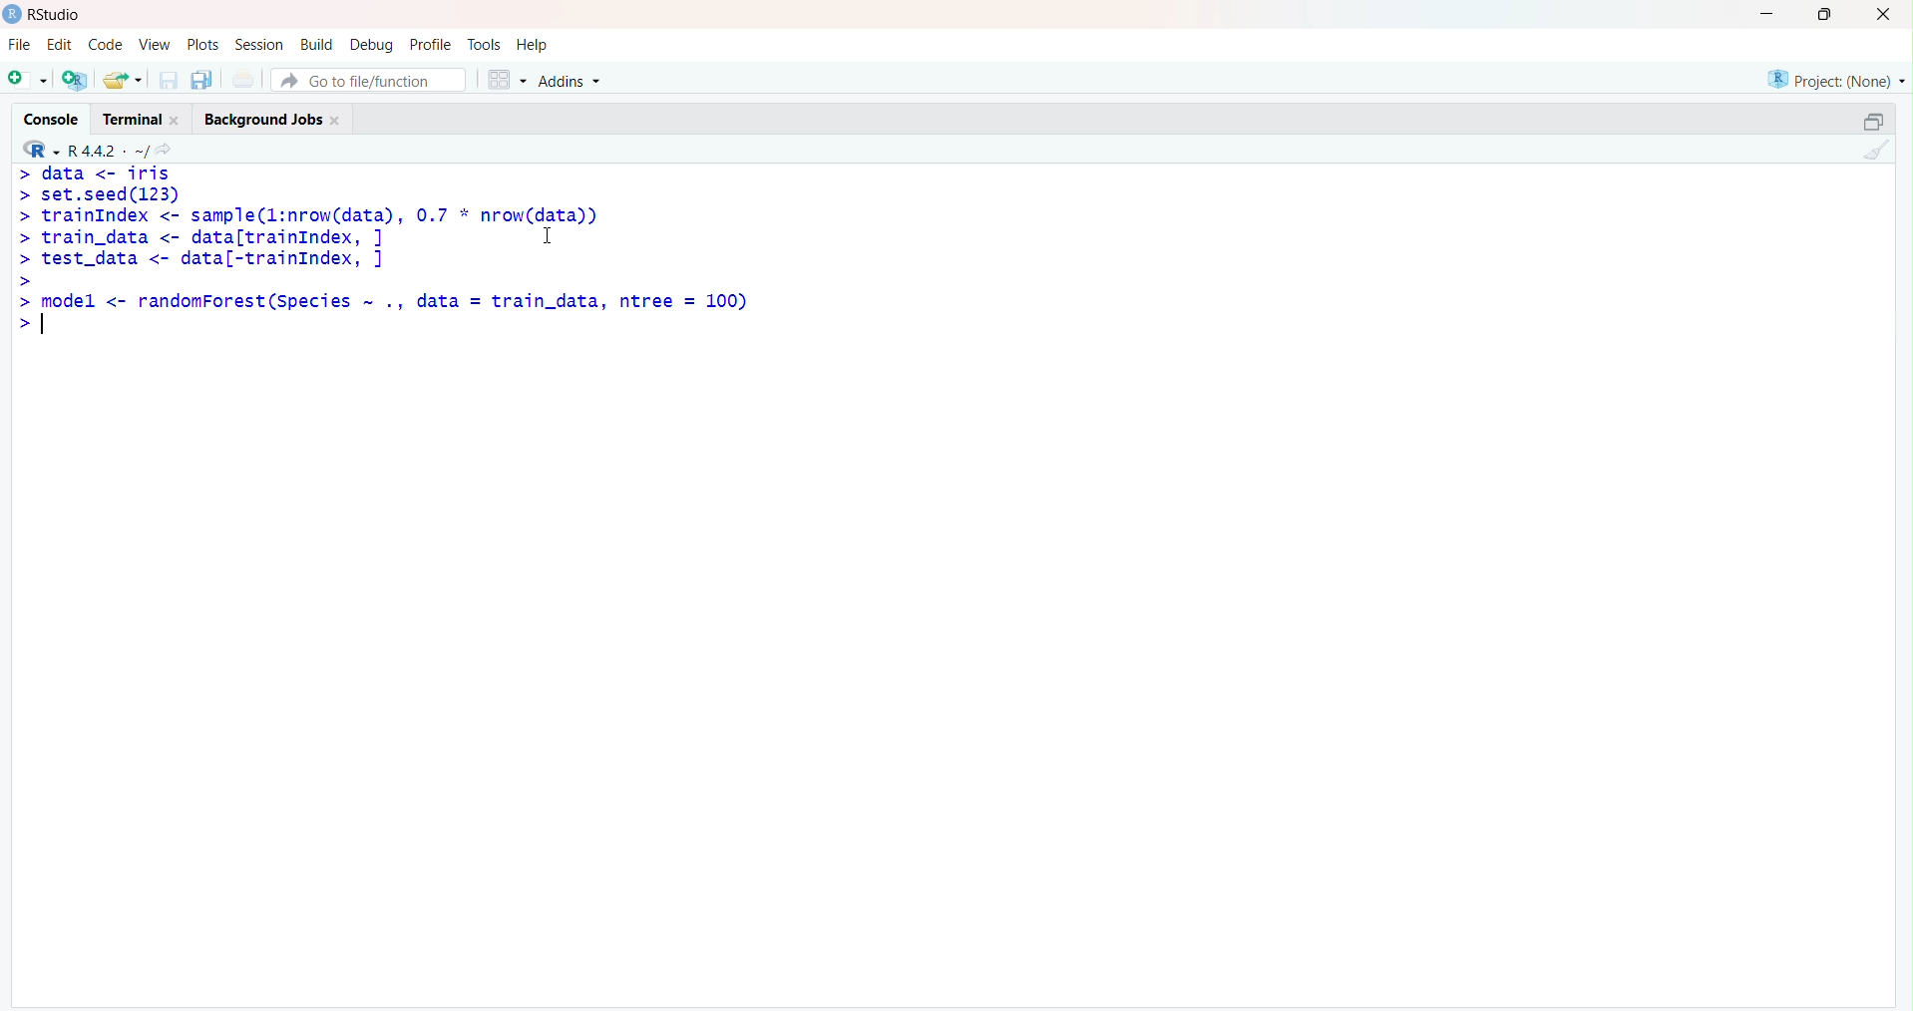 This screenshot has width=1913, height=1011. Describe the element at coordinates (19, 301) in the screenshot. I see `Prompt cursor` at that location.